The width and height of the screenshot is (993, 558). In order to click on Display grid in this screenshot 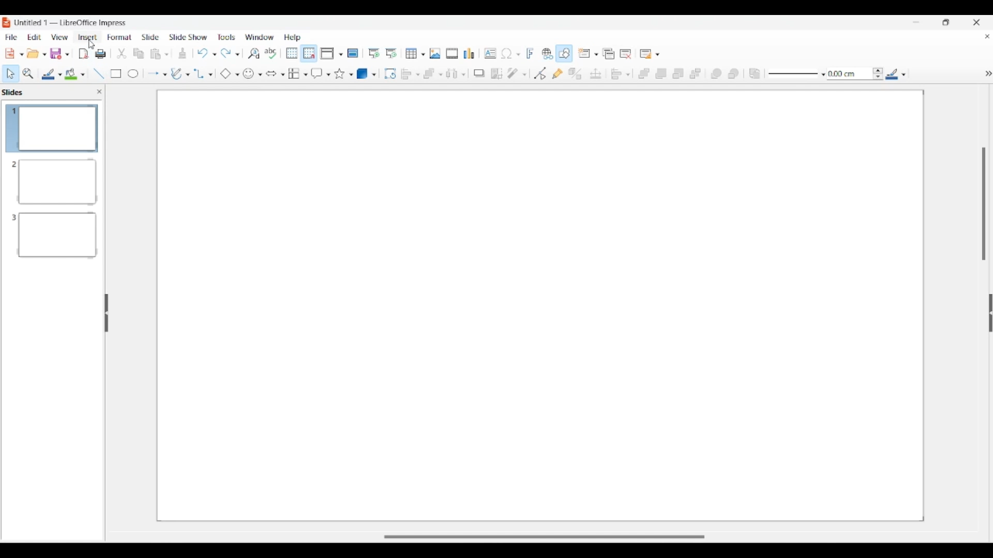, I will do `click(292, 53)`.